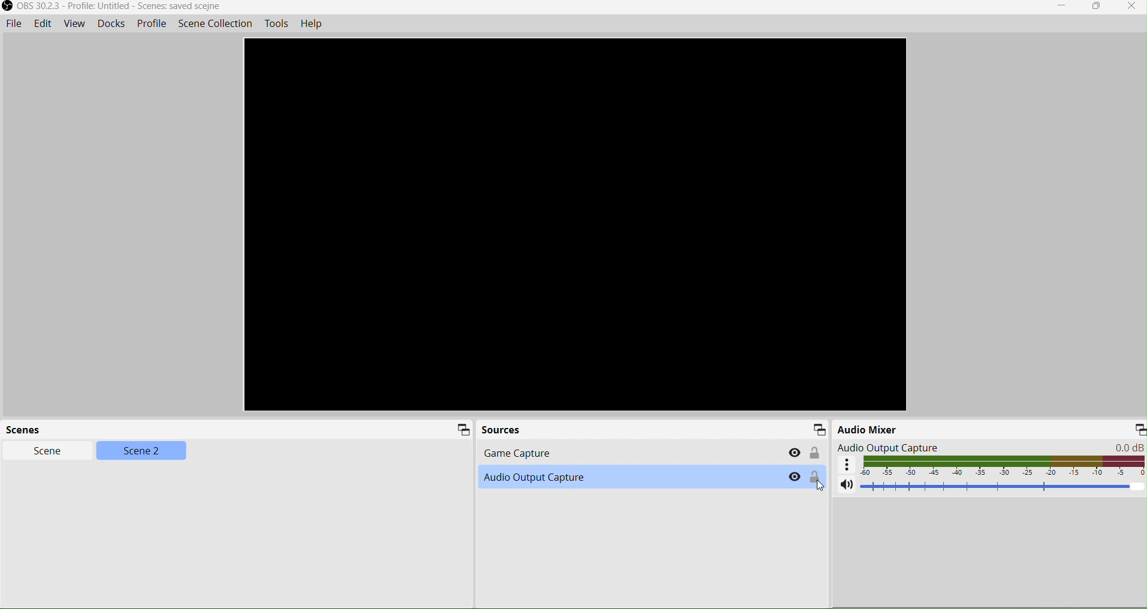 Image resolution: width=1147 pixels, height=609 pixels. What do you see at coordinates (845, 466) in the screenshot?
I see `Advanced audio setting ` at bounding box center [845, 466].